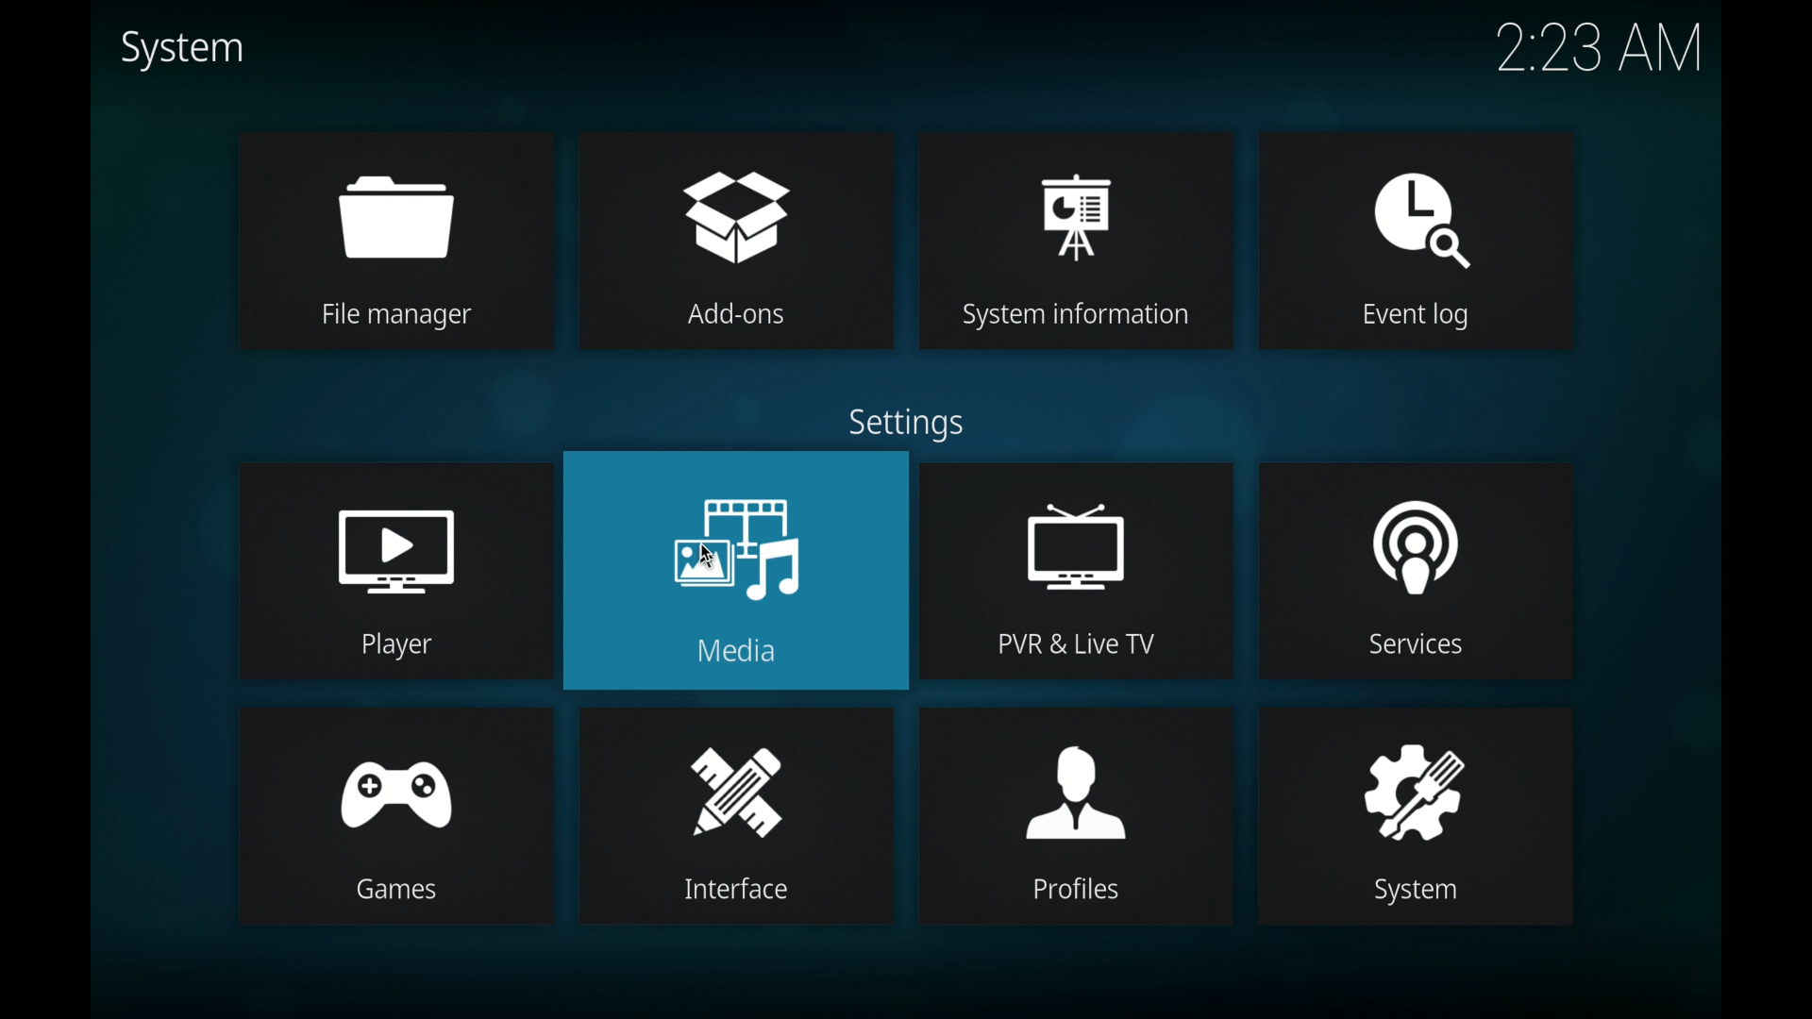 This screenshot has width=1812, height=1019. What do you see at coordinates (711, 552) in the screenshot?
I see `cursor` at bounding box center [711, 552].